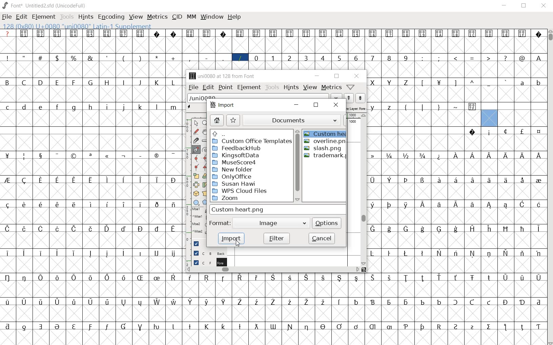 This screenshot has height=345, width=553. What do you see at coordinates (310, 87) in the screenshot?
I see `view` at bounding box center [310, 87].